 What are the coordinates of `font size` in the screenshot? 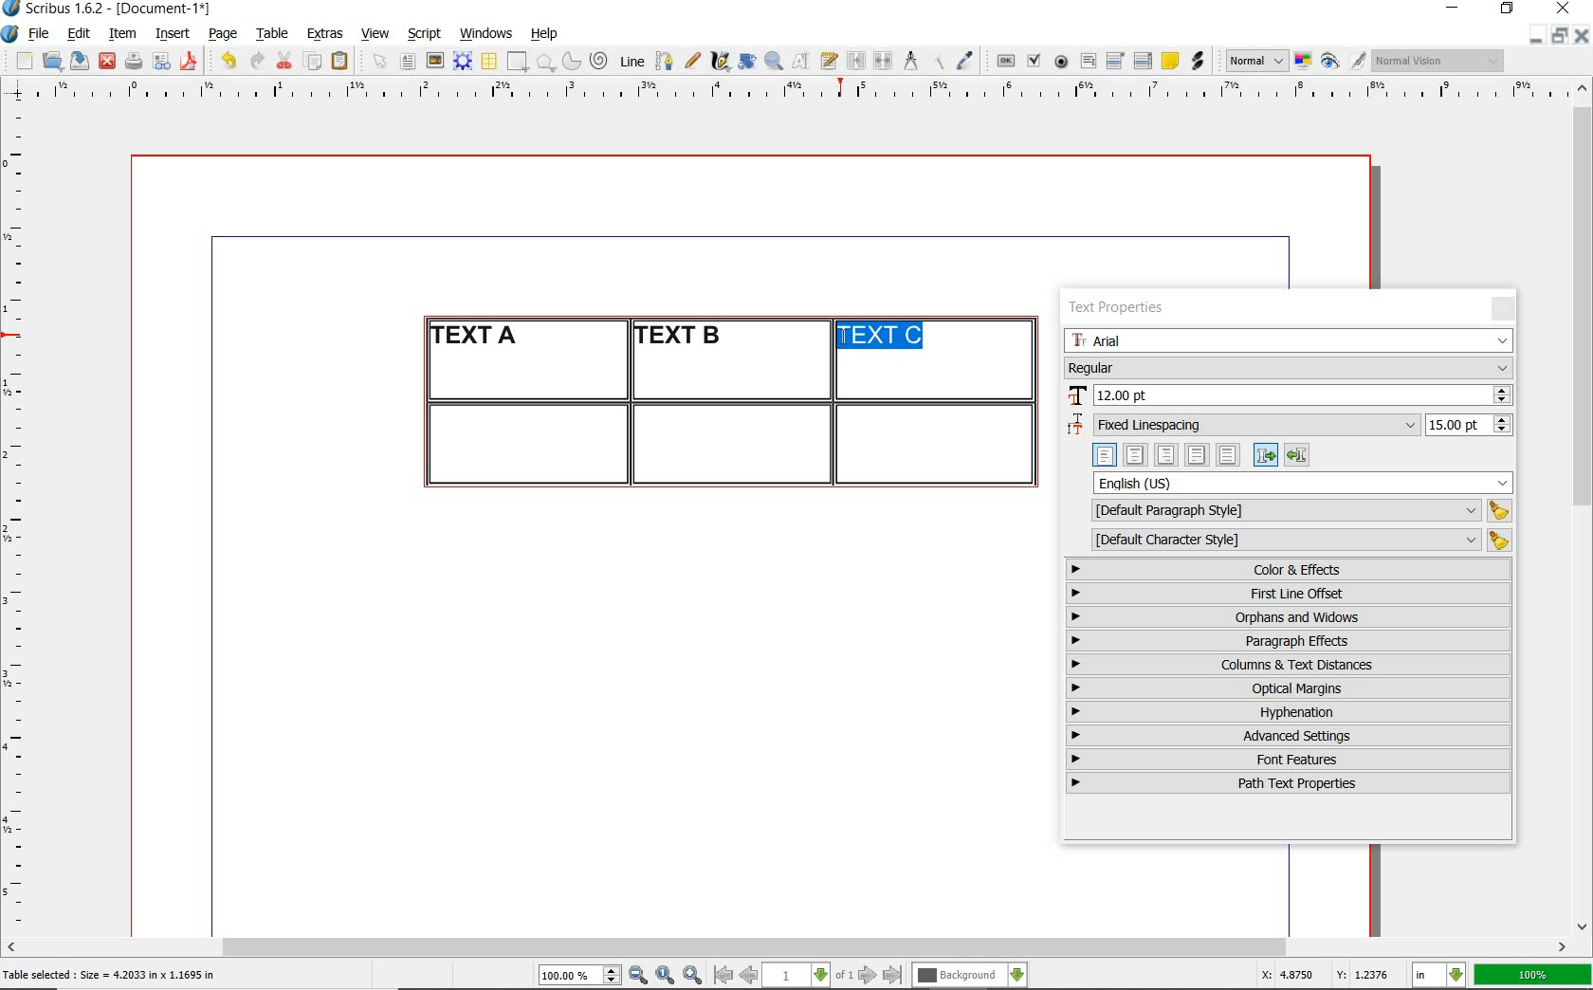 It's located at (1289, 396).